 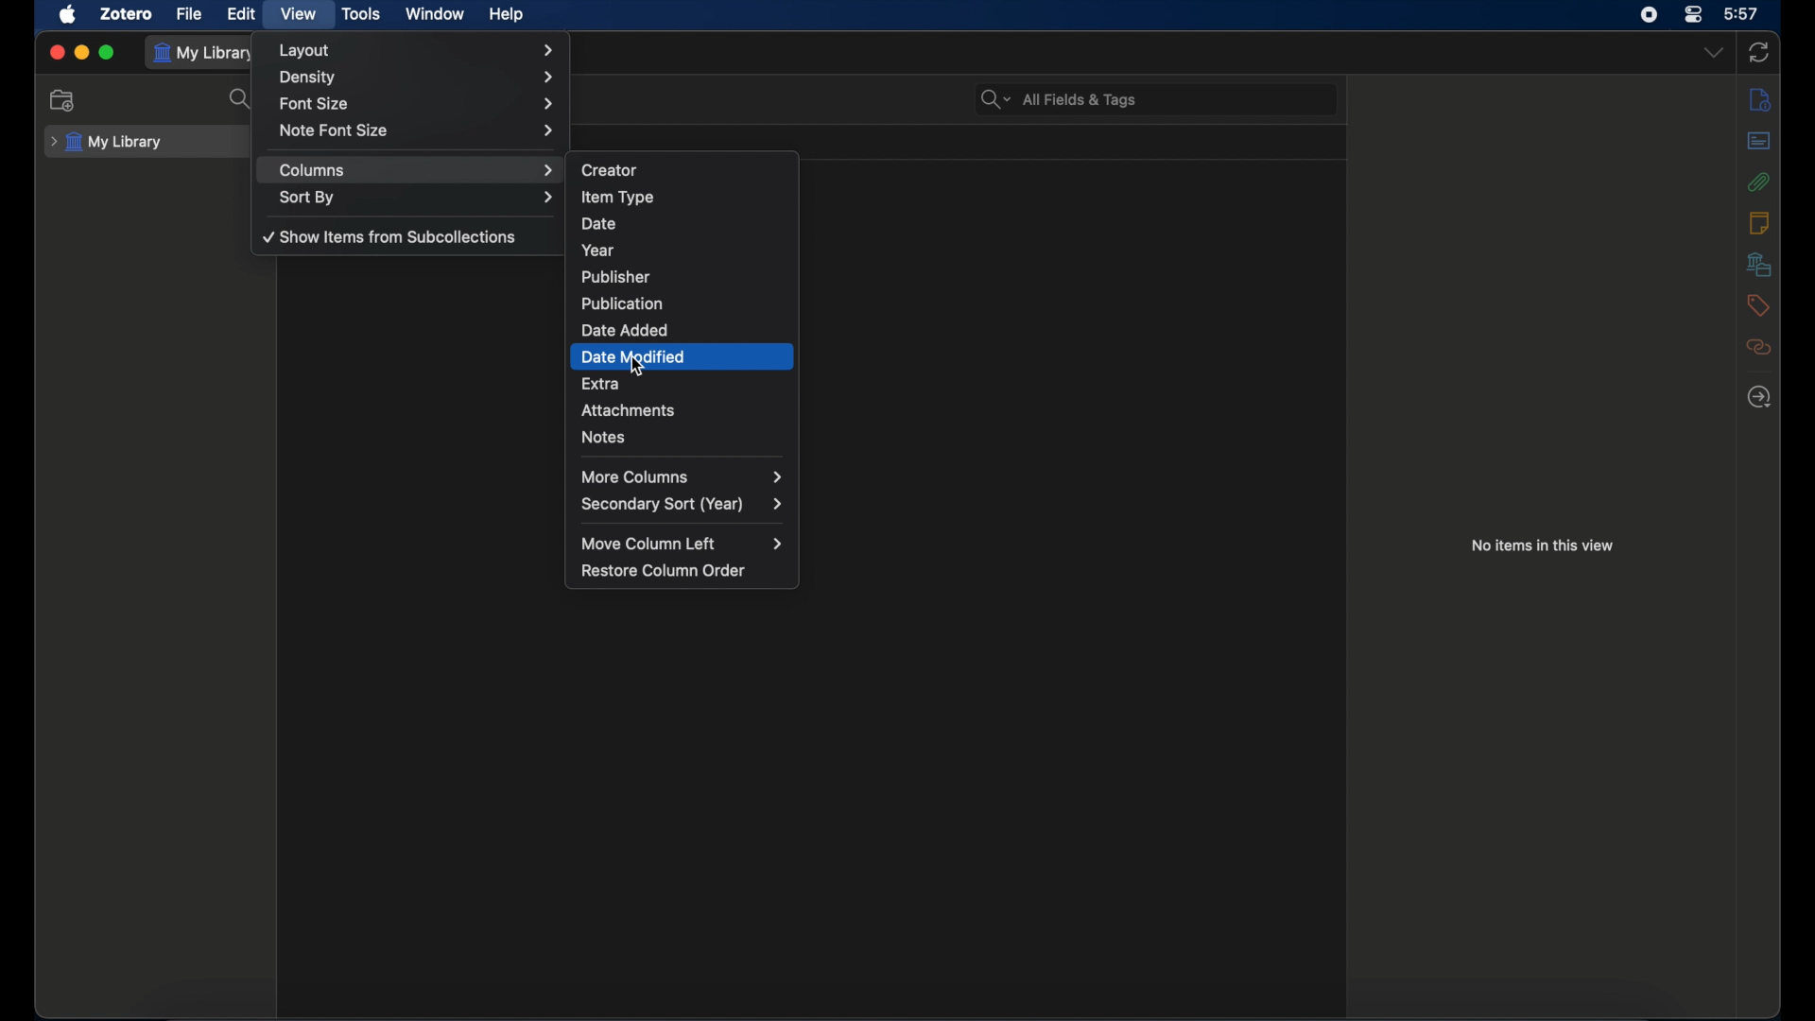 What do you see at coordinates (433, 13) in the screenshot?
I see `window` at bounding box center [433, 13].